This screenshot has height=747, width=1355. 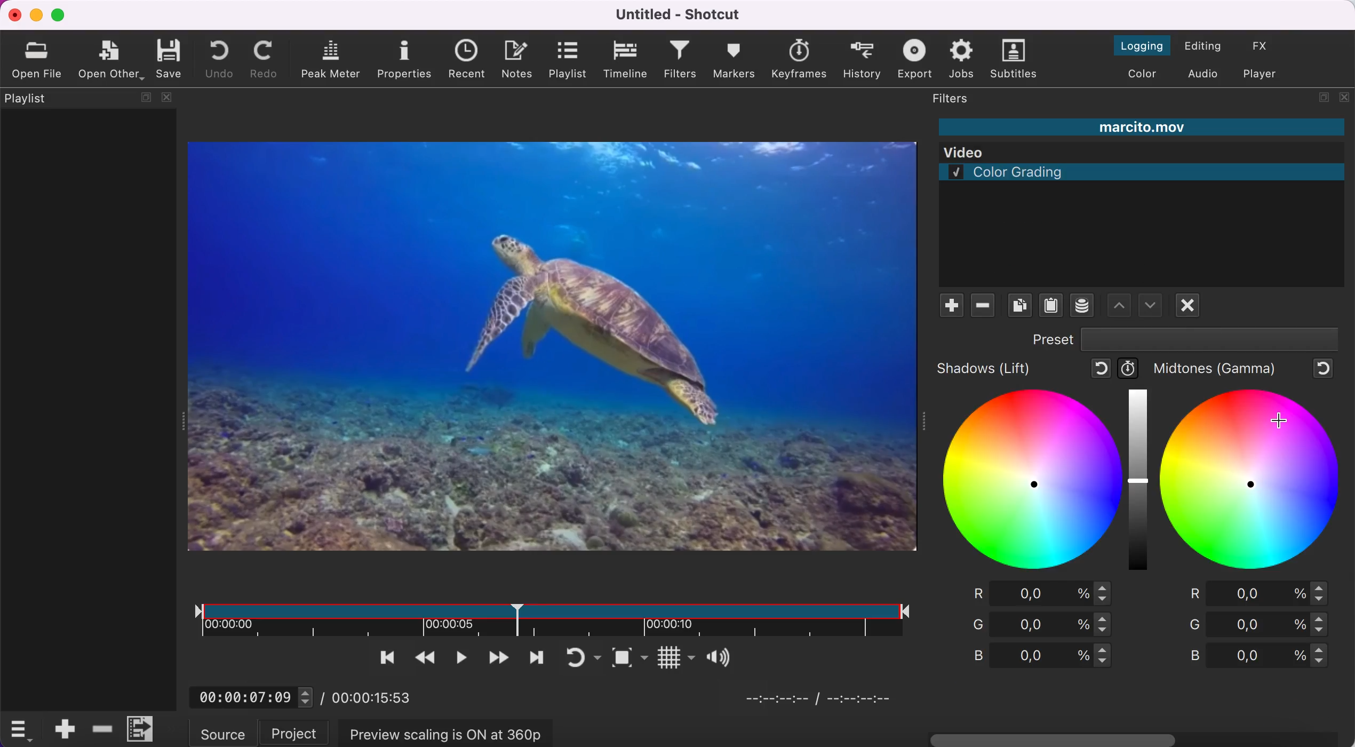 What do you see at coordinates (798, 57) in the screenshot?
I see `keyframes` at bounding box center [798, 57].